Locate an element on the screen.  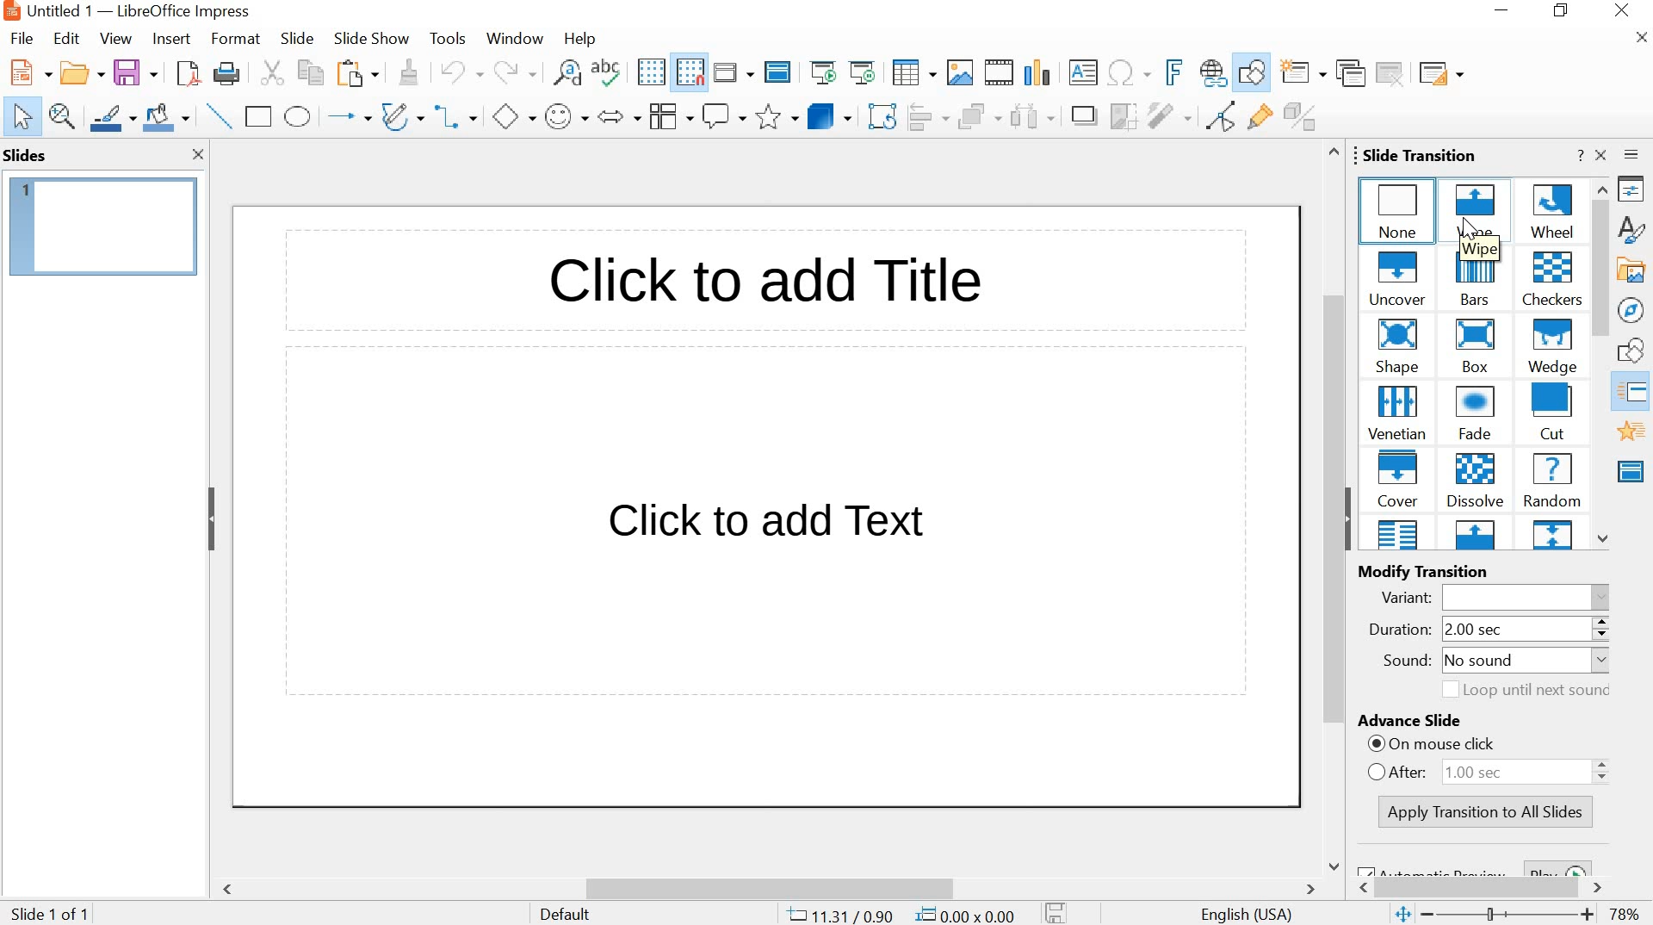
OPEN is located at coordinates (78, 72).